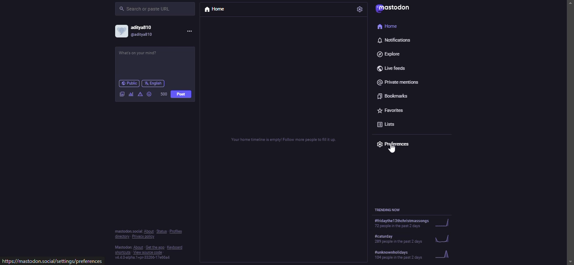  Describe the element at coordinates (397, 143) in the screenshot. I see `preferences` at that location.